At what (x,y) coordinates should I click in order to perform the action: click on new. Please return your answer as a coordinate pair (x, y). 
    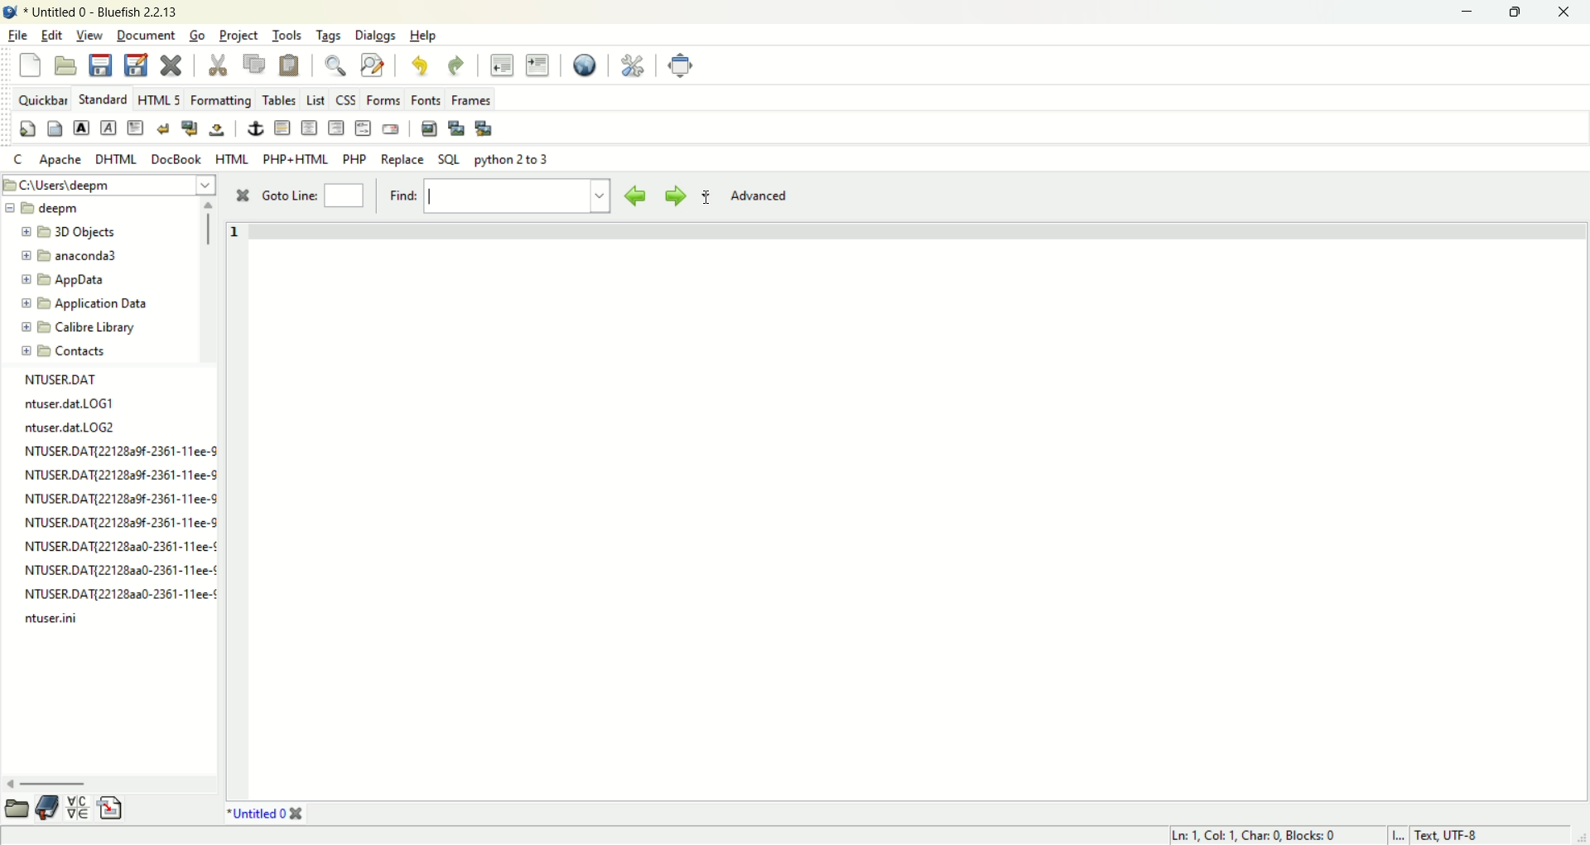
    Looking at the image, I should click on (32, 68).